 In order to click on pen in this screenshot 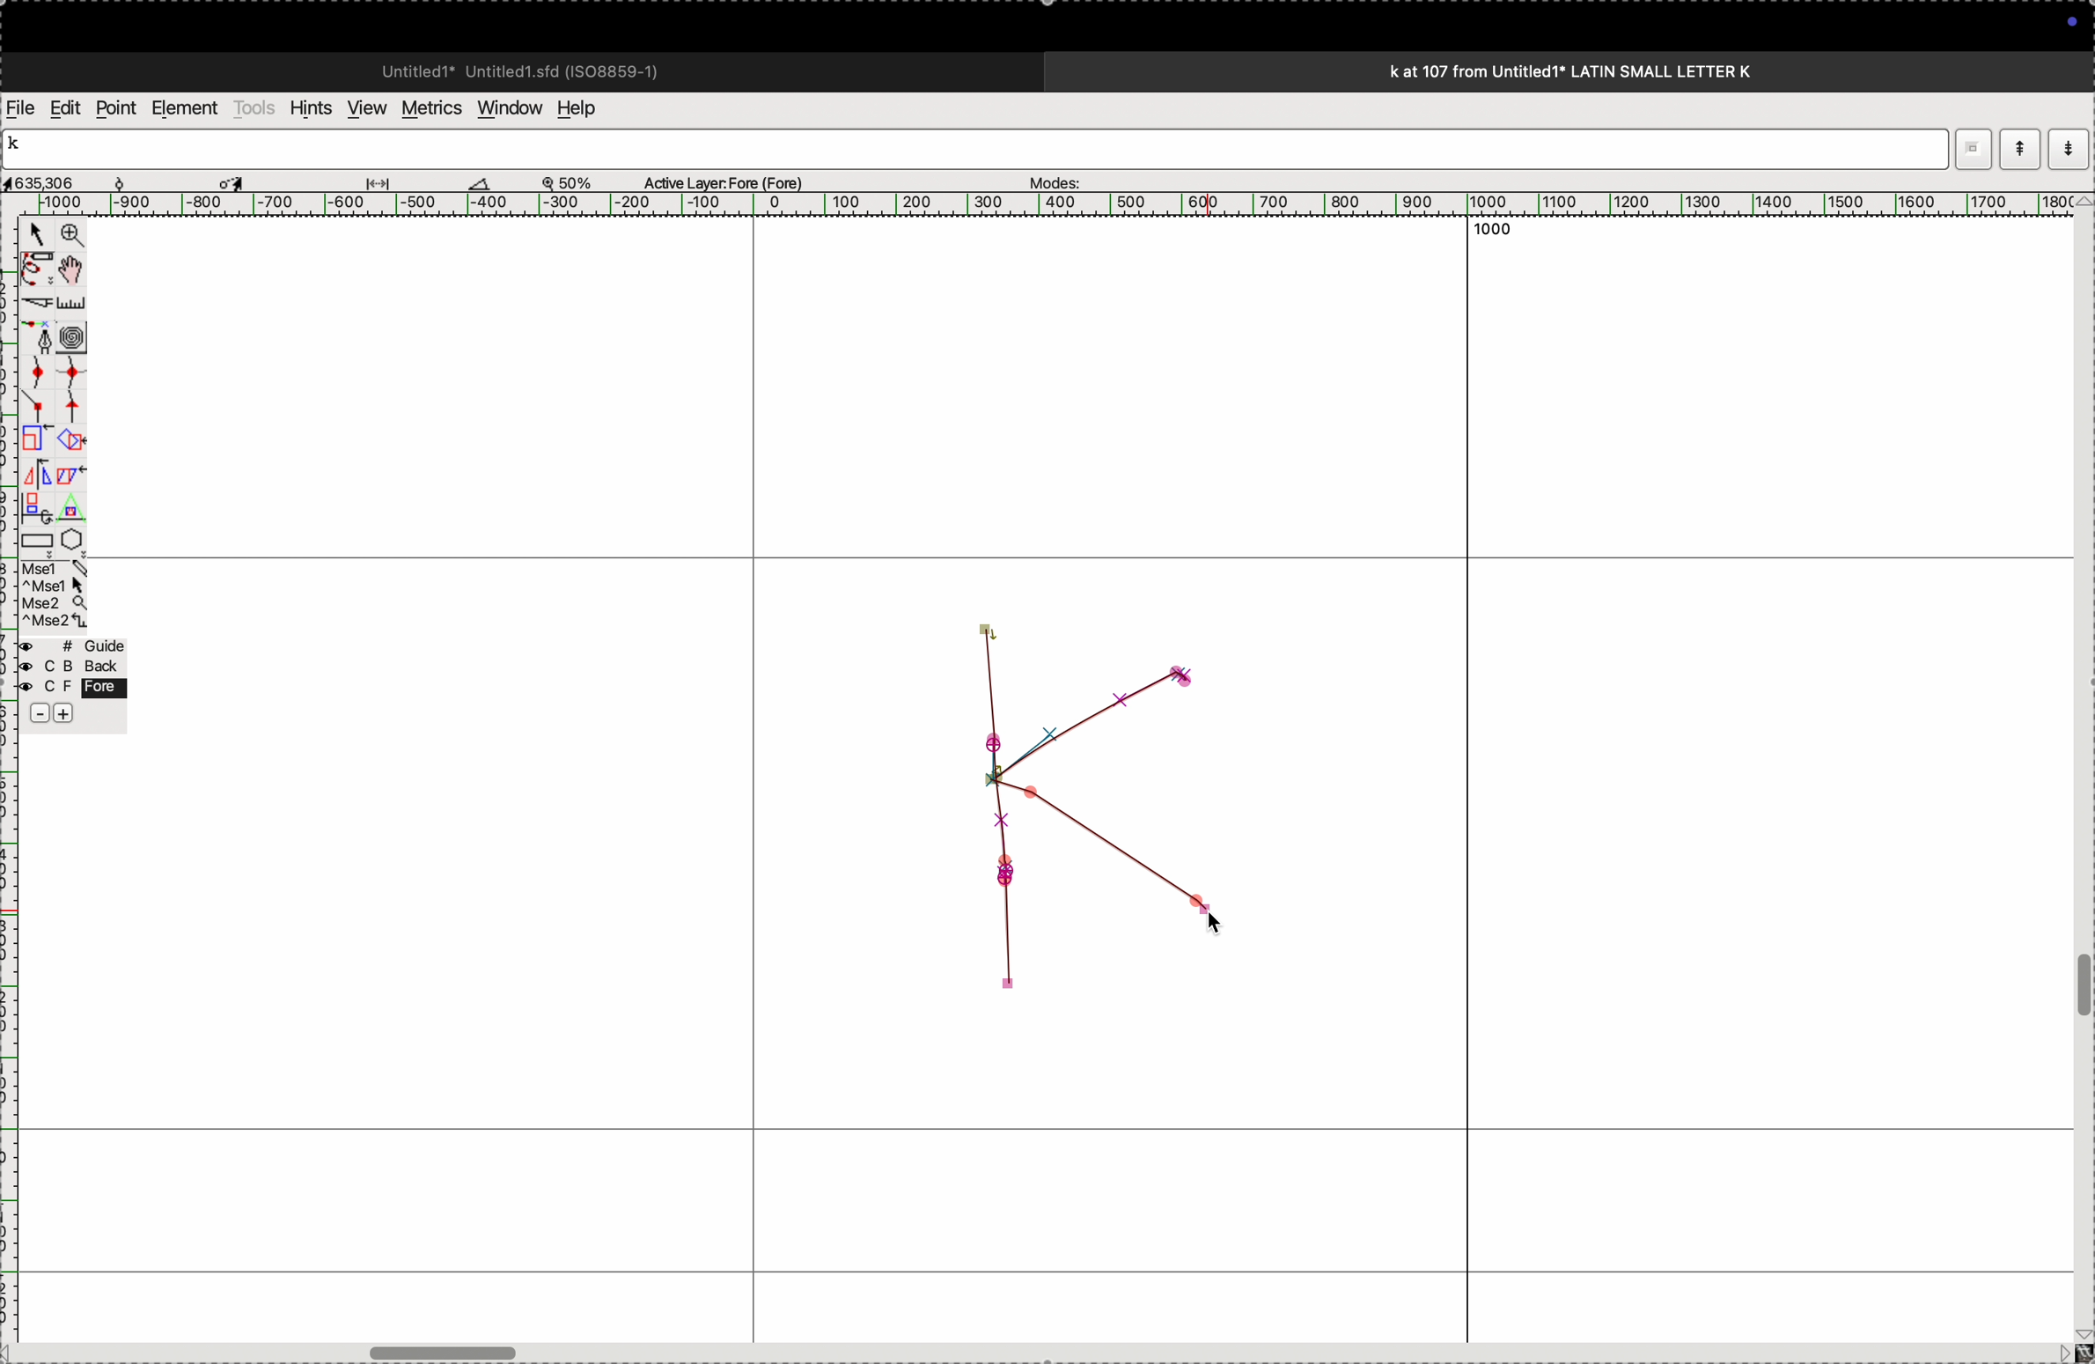, I will do `click(37, 269)`.